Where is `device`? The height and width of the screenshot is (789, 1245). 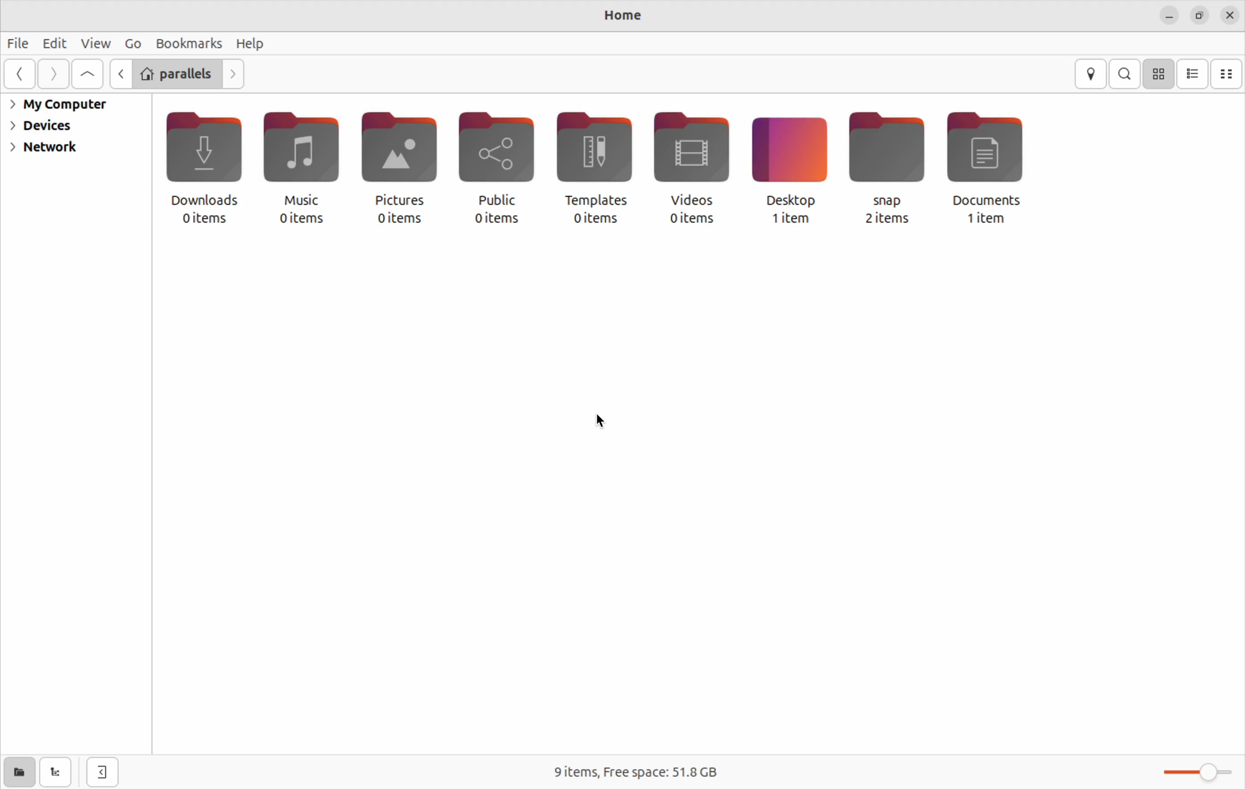 device is located at coordinates (60, 126).